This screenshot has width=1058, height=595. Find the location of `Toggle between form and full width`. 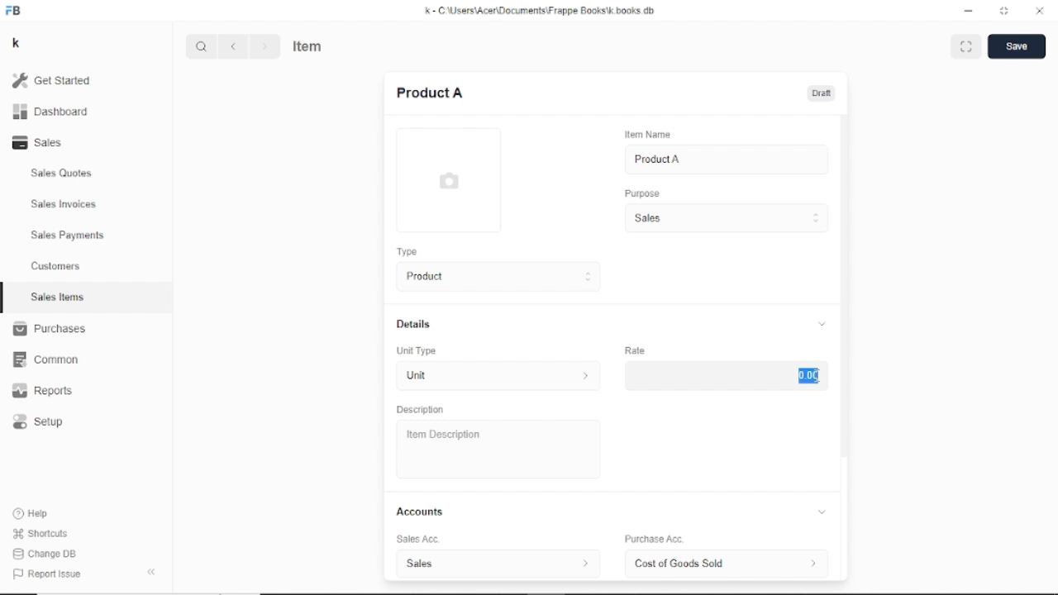

Toggle between form and full width is located at coordinates (1004, 10).